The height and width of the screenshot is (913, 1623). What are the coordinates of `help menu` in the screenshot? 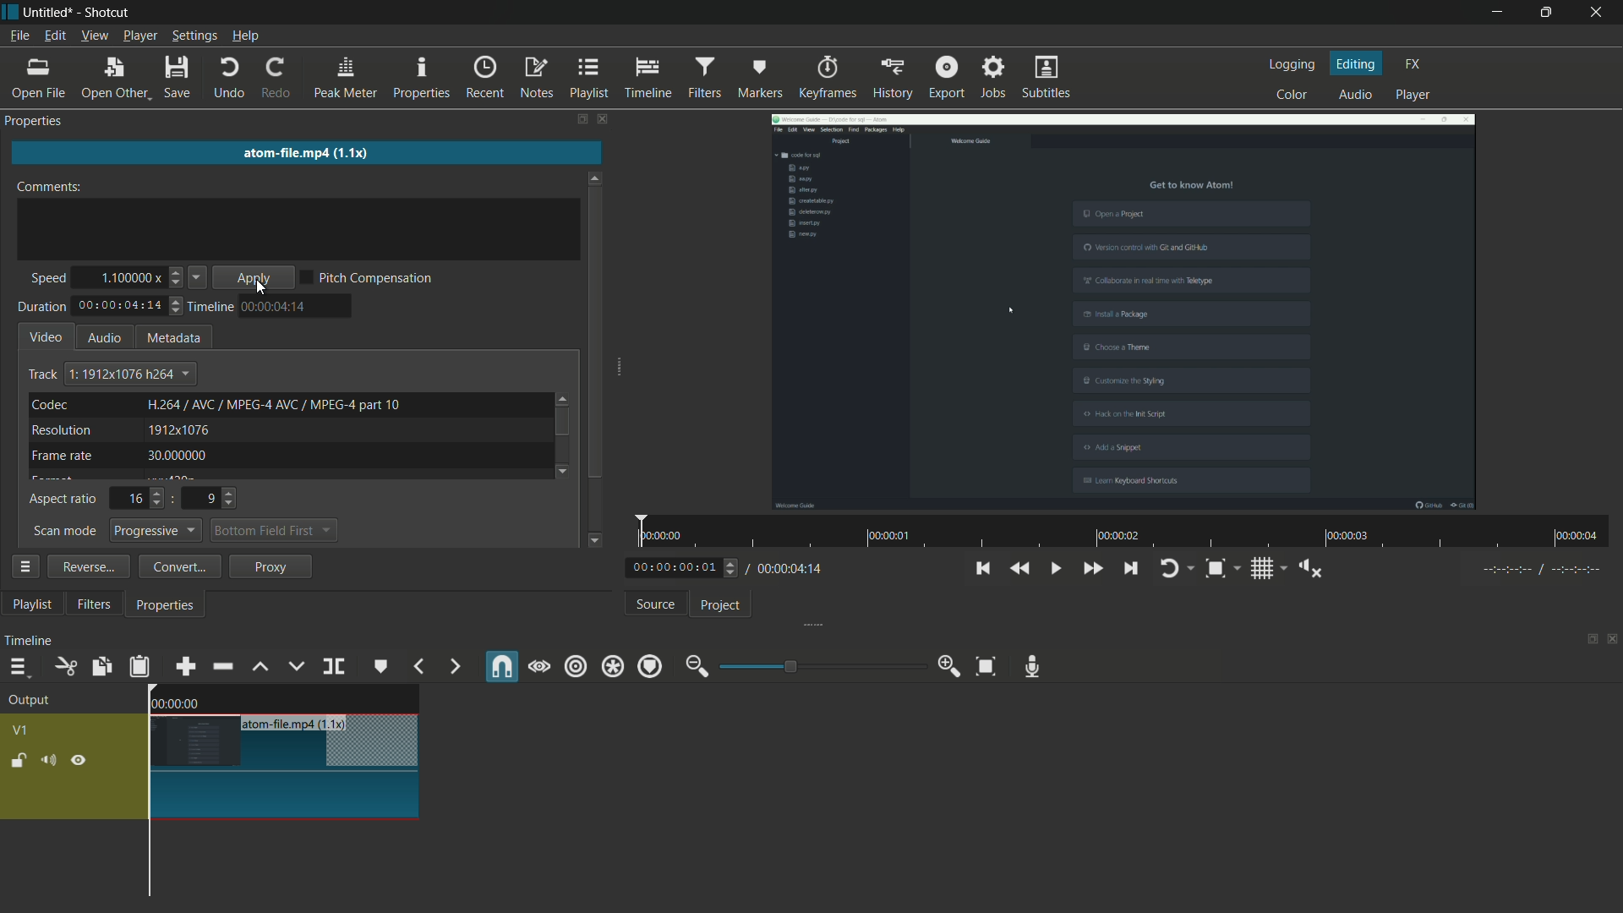 It's located at (244, 38).